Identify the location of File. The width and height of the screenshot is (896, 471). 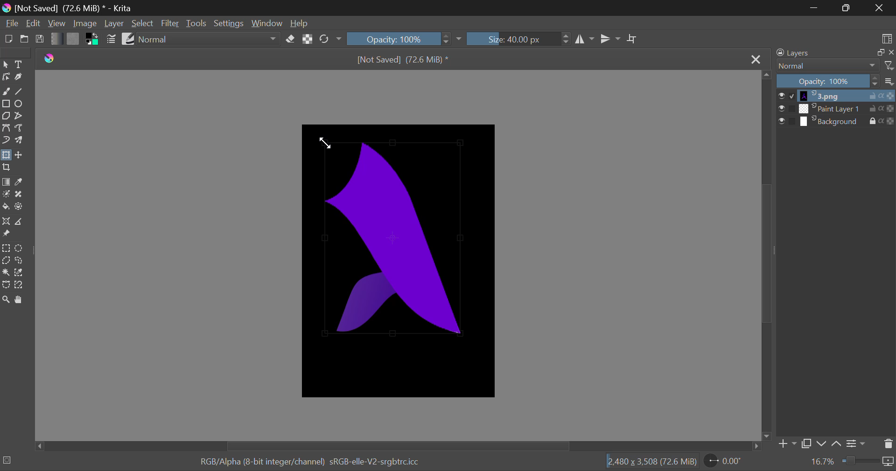
(11, 23).